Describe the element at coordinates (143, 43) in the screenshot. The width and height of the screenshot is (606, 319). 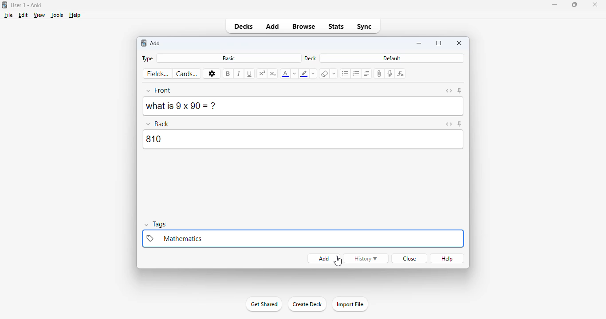
I see `logo` at that location.